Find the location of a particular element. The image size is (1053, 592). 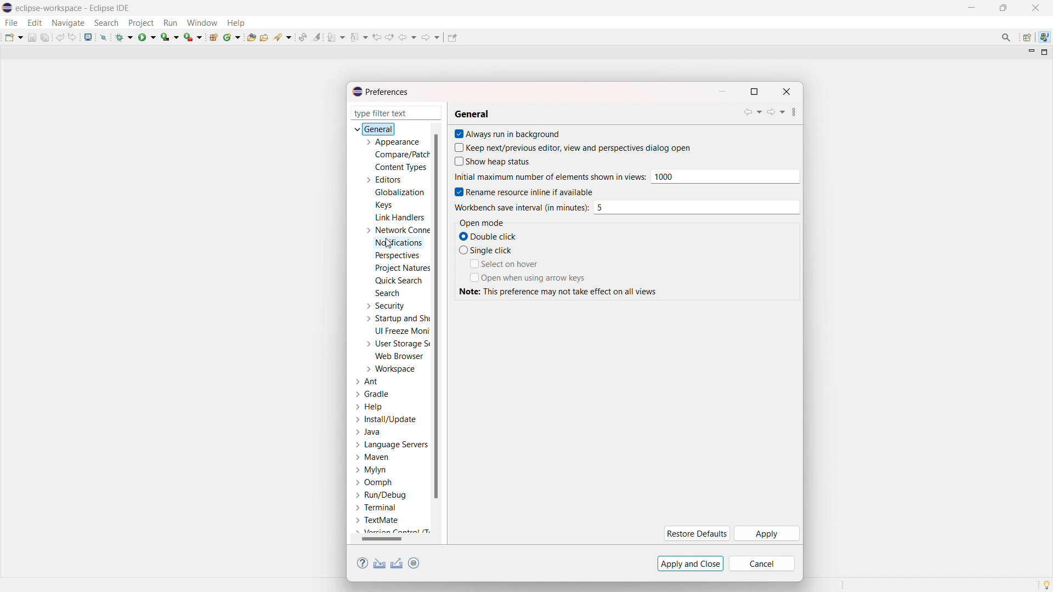

general is located at coordinates (375, 129).